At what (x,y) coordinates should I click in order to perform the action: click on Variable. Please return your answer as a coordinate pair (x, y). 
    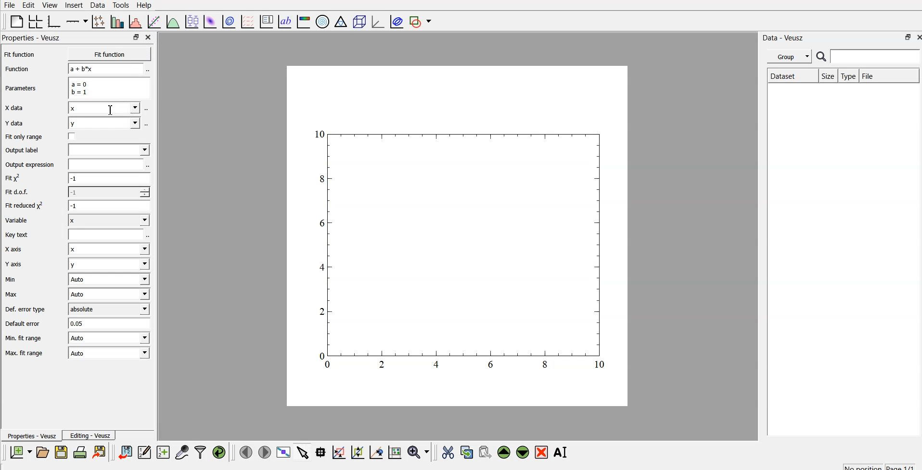
    Looking at the image, I should click on (24, 220).